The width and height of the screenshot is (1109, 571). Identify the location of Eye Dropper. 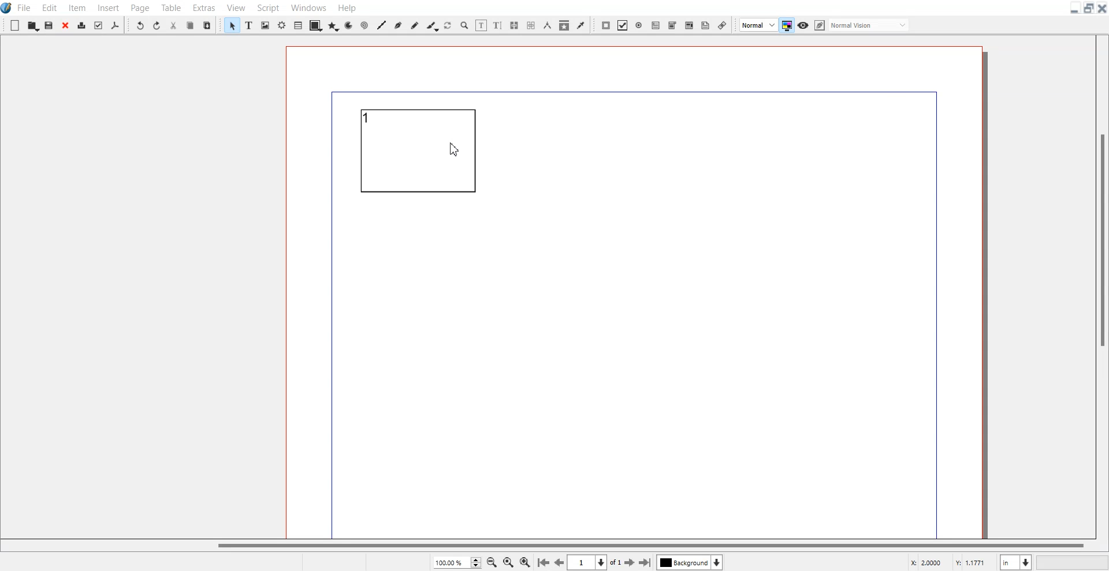
(580, 25).